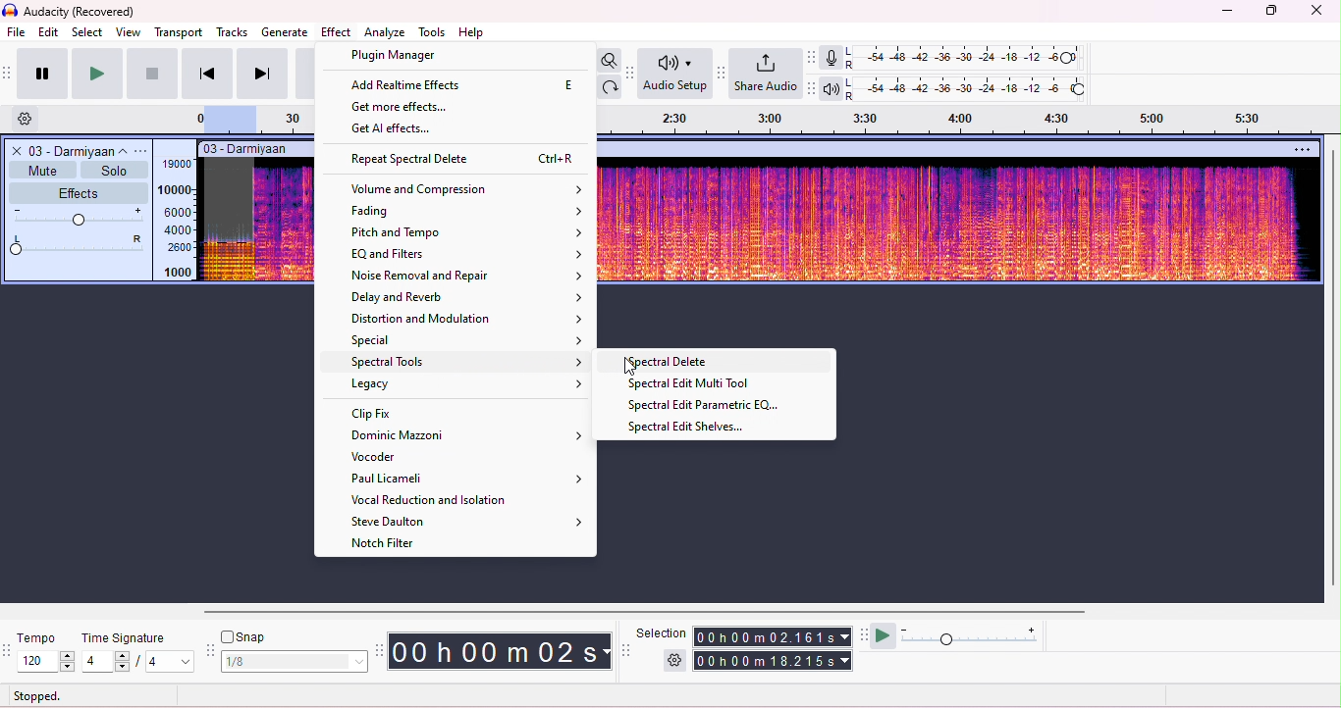  What do you see at coordinates (691, 384) in the screenshot?
I see `spectral edit muti tool` at bounding box center [691, 384].